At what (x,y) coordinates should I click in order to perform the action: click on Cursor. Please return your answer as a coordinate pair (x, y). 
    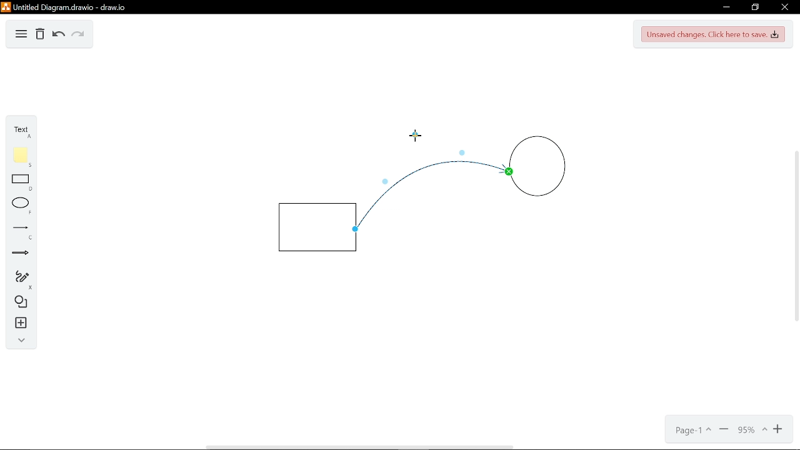
    Looking at the image, I should click on (415, 134).